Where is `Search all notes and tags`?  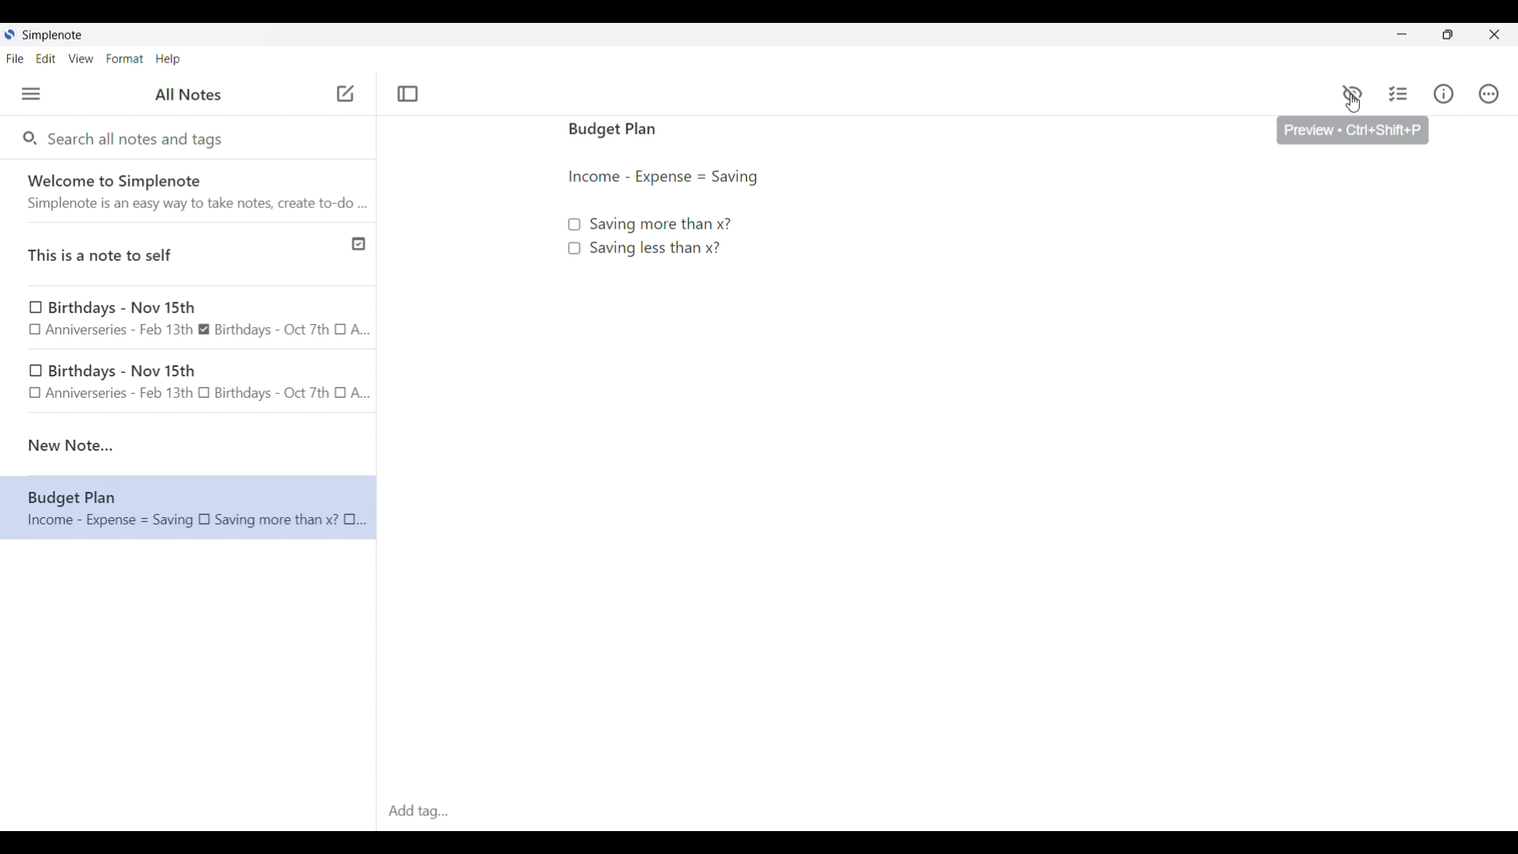
Search all notes and tags is located at coordinates (139, 138).